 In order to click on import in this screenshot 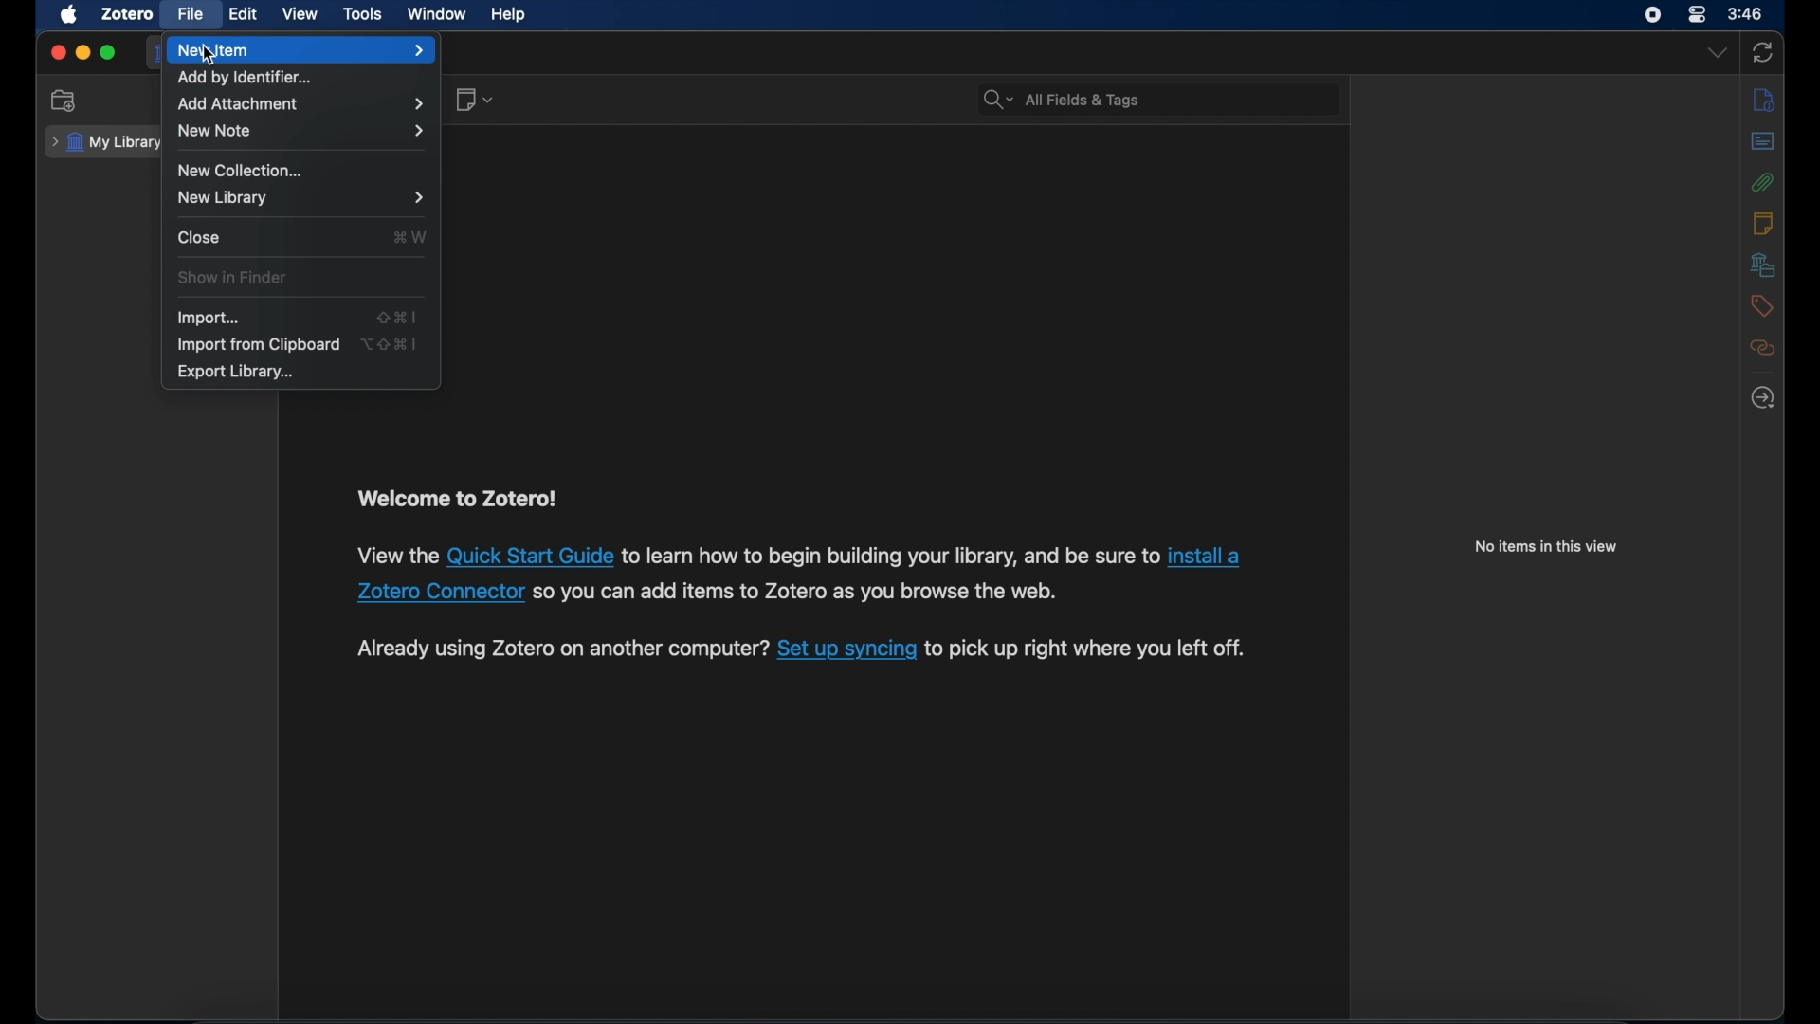, I will do `click(209, 318)`.